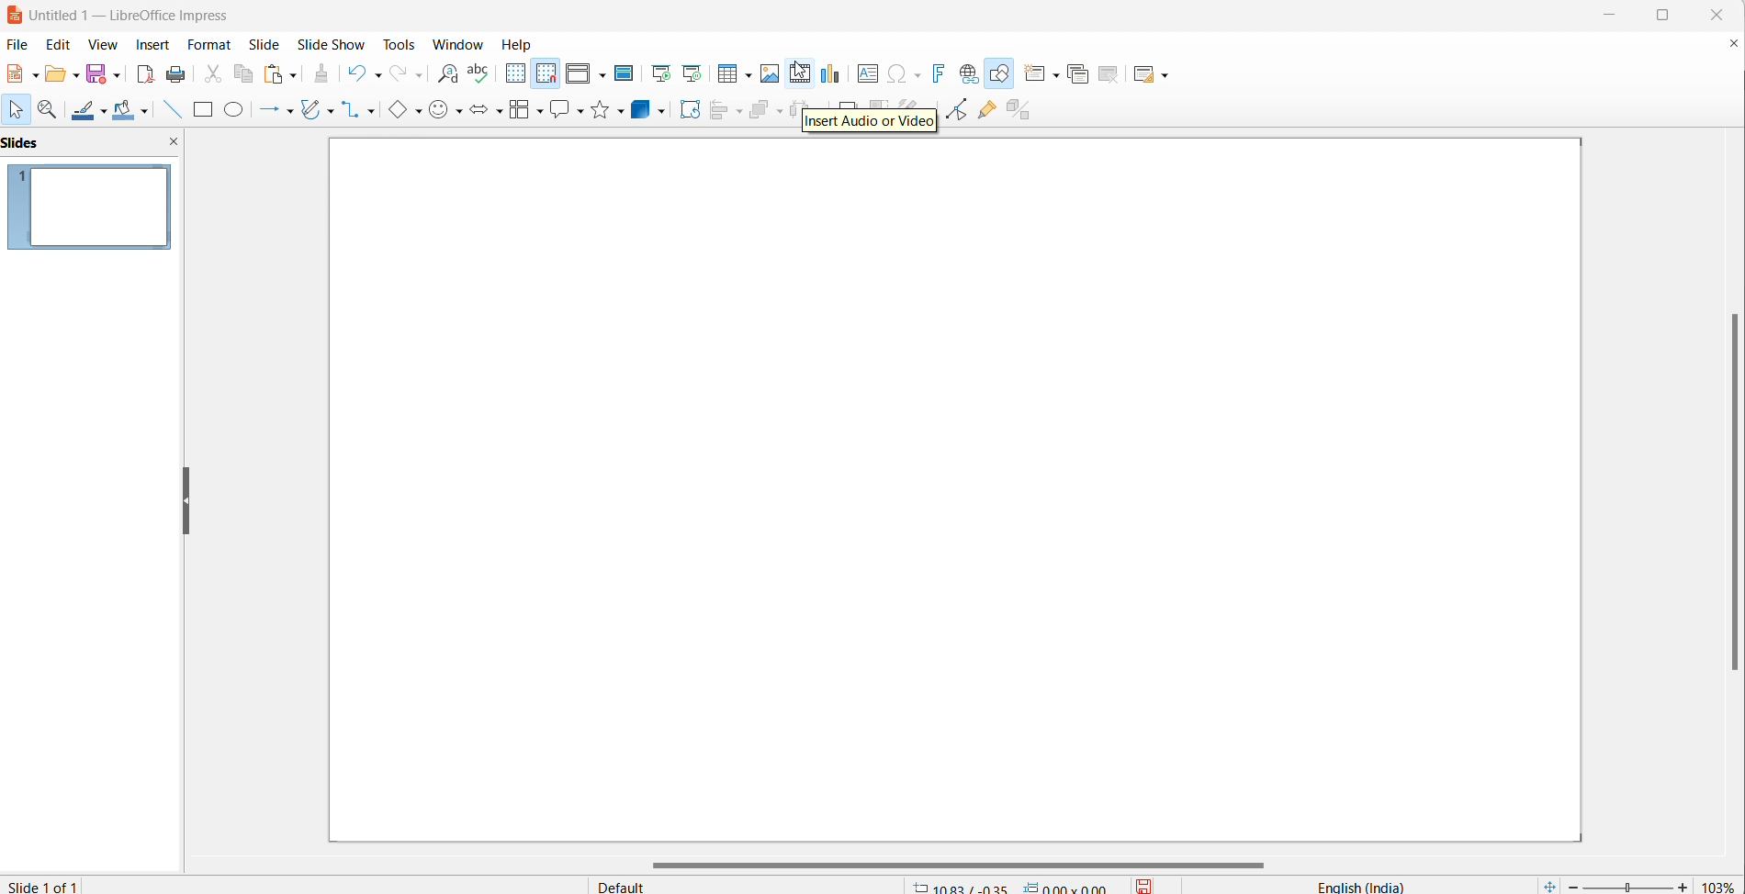 Image resolution: width=1745 pixels, height=894 pixels. I want to click on clone formatting, so click(324, 74).